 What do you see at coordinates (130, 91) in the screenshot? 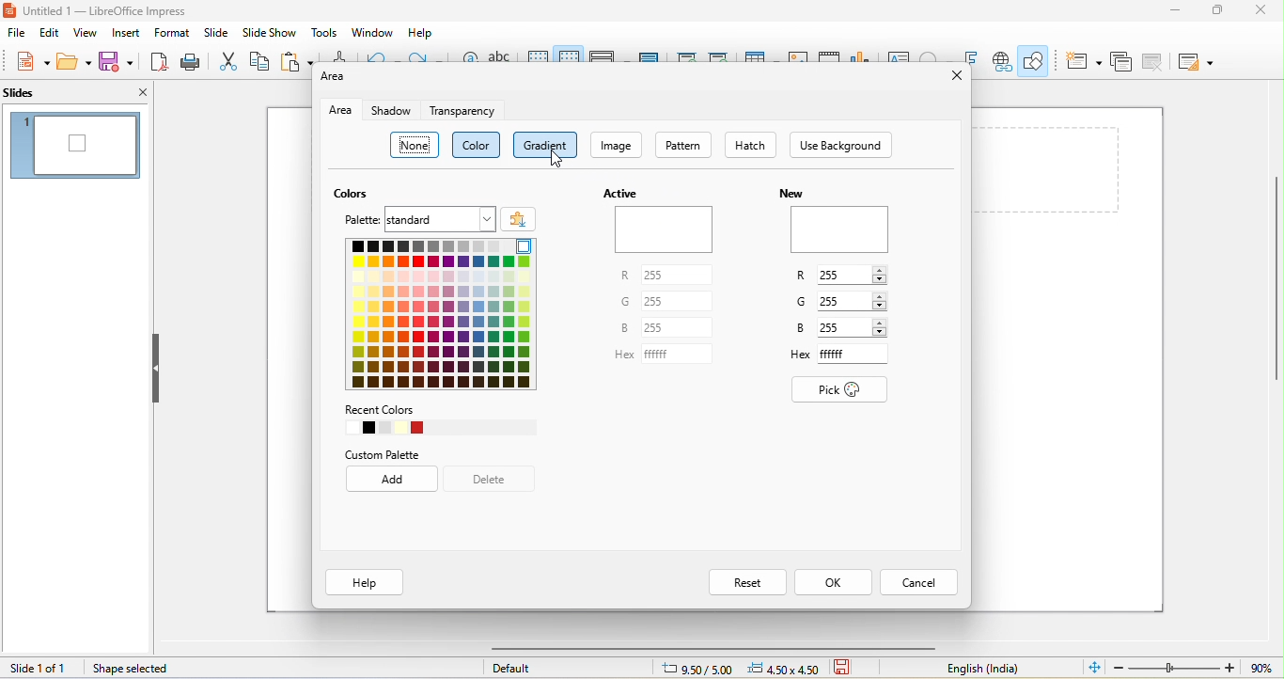
I see `close` at bounding box center [130, 91].